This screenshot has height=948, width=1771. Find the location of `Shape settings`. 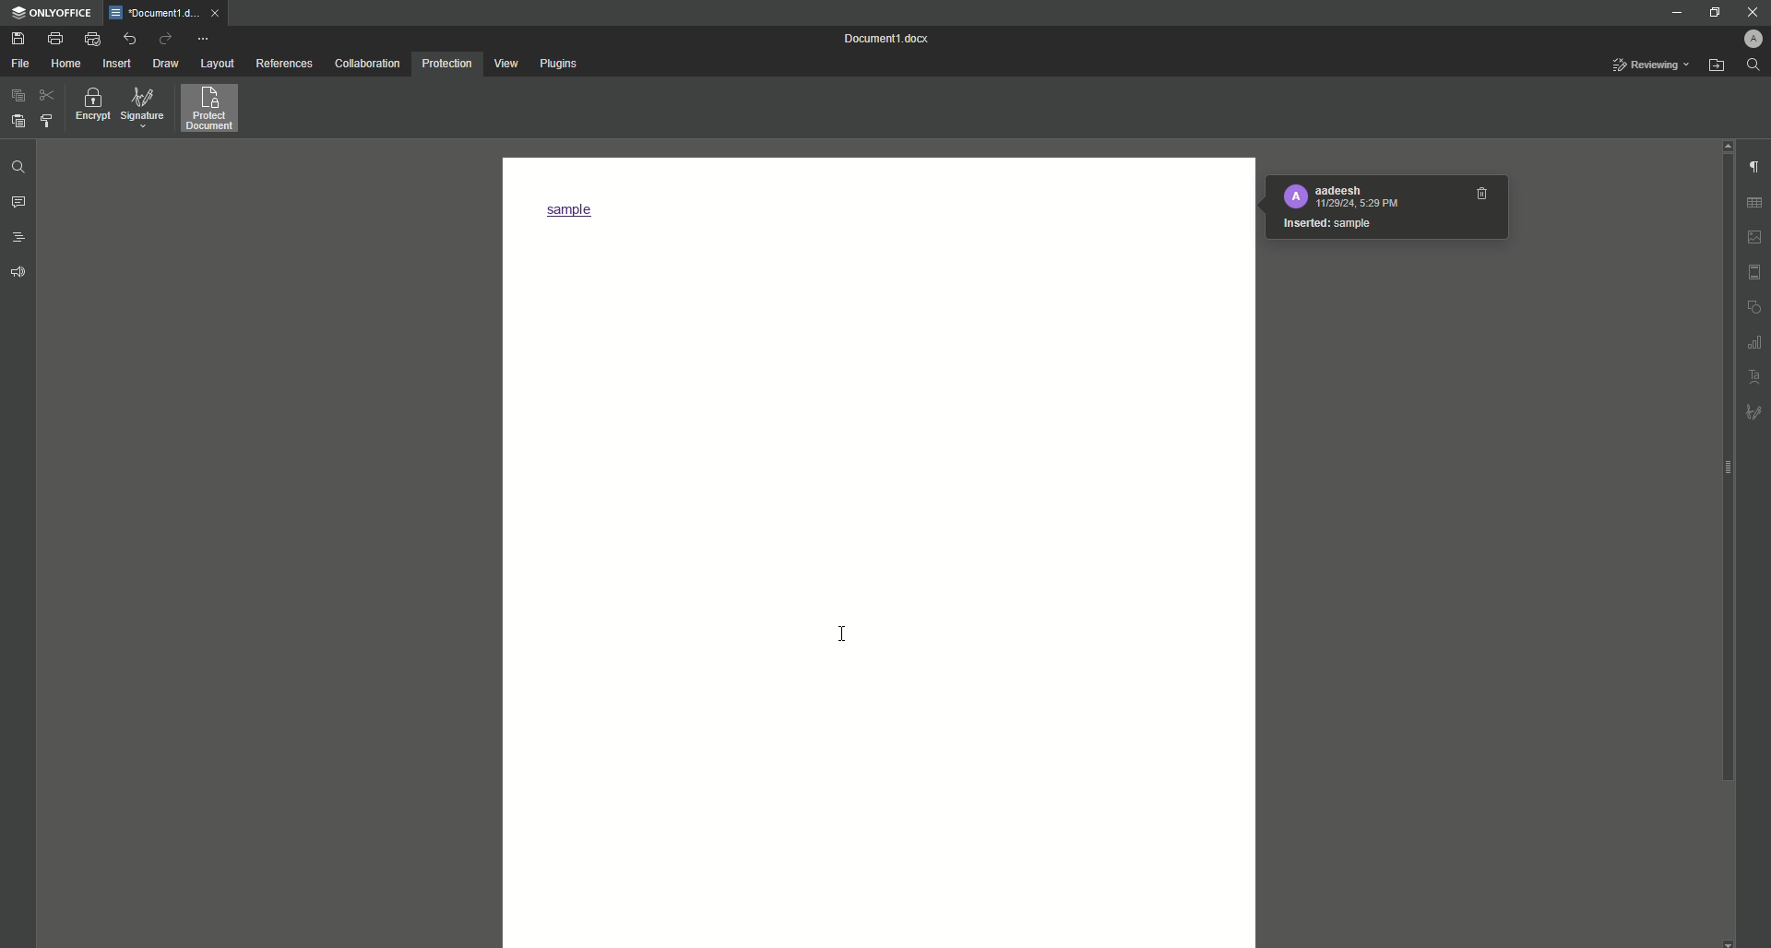

Shape settings is located at coordinates (1755, 308).